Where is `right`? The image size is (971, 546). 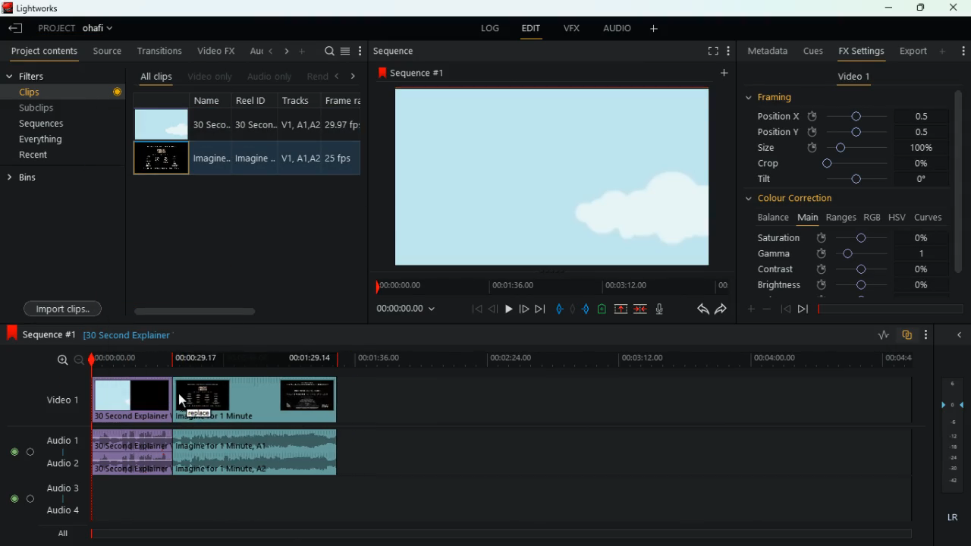 right is located at coordinates (354, 77).